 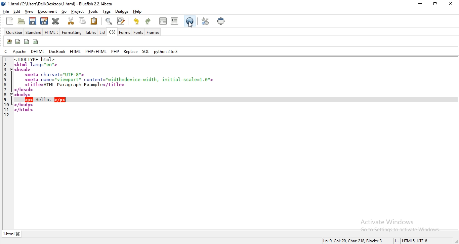 What do you see at coordinates (434, 4) in the screenshot?
I see `restore windows` at bounding box center [434, 4].